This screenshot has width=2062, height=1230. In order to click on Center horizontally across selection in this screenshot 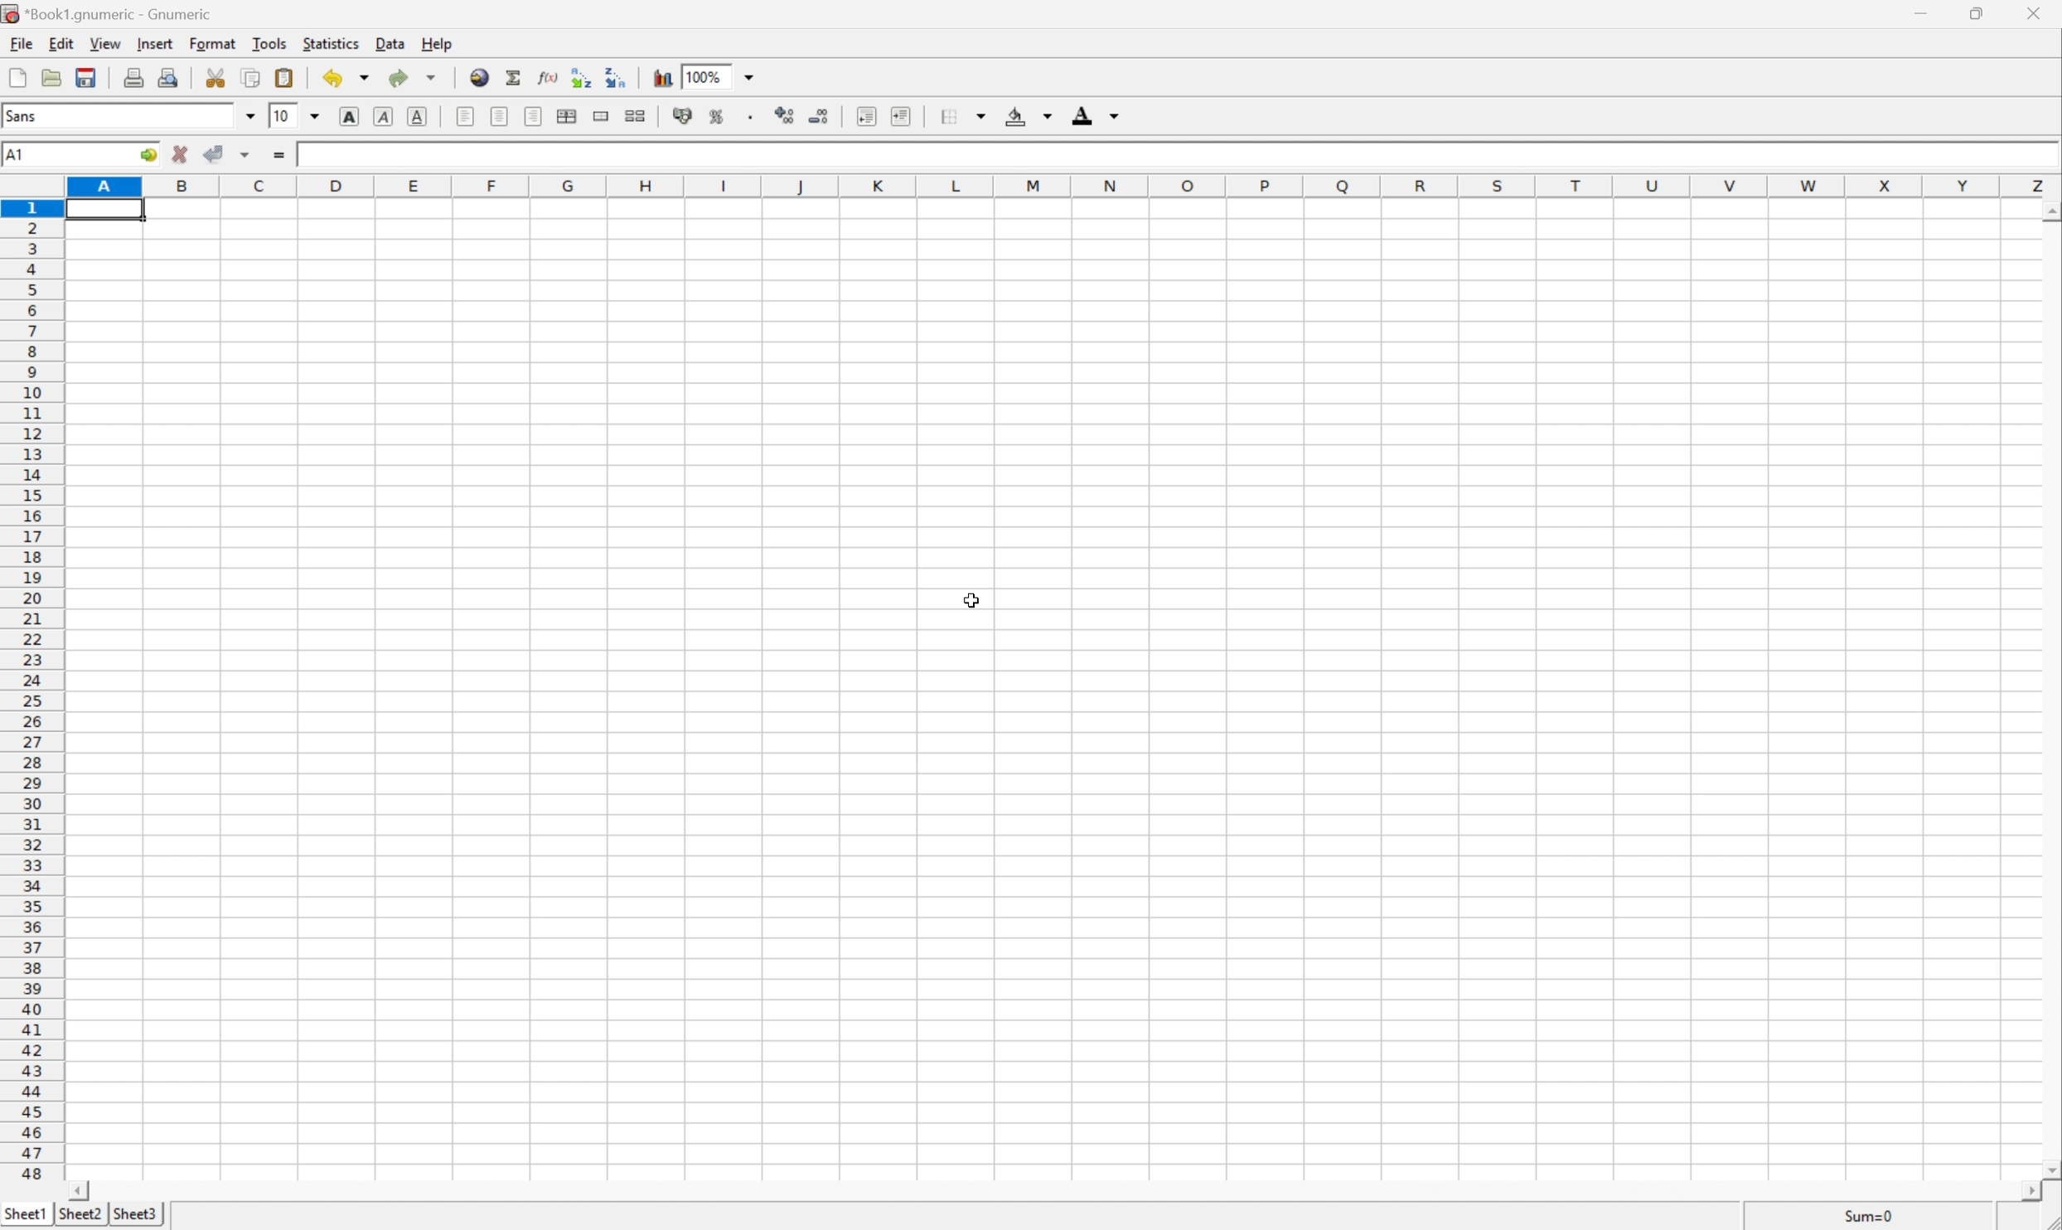, I will do `click(566, 116)`.